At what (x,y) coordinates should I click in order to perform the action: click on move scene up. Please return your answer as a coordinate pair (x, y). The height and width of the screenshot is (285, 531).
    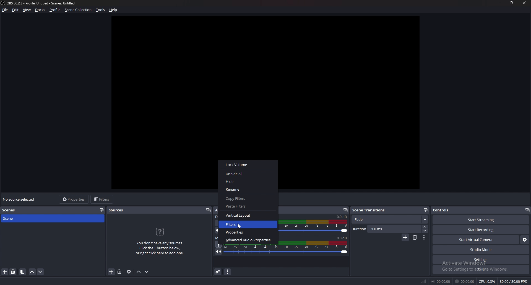
    Looking at the image, I should click on (32, 272).